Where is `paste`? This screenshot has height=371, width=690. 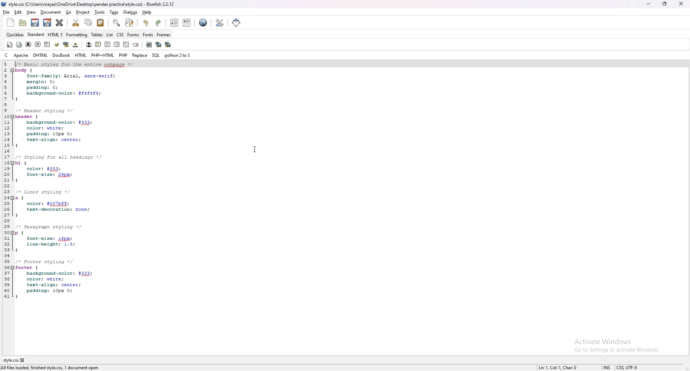 paste is located at coordinates (101, 22).